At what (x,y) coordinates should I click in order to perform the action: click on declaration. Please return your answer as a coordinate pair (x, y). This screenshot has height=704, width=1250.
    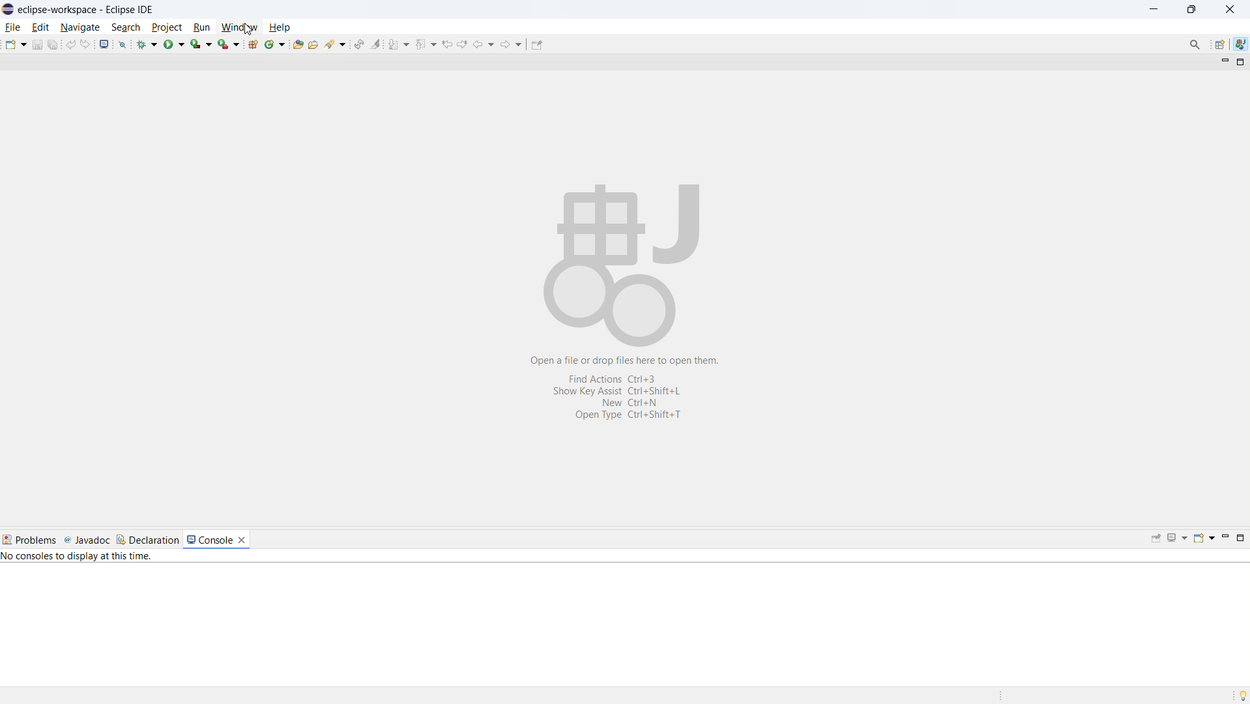
    Looking at the image, I should click on (147, 539).